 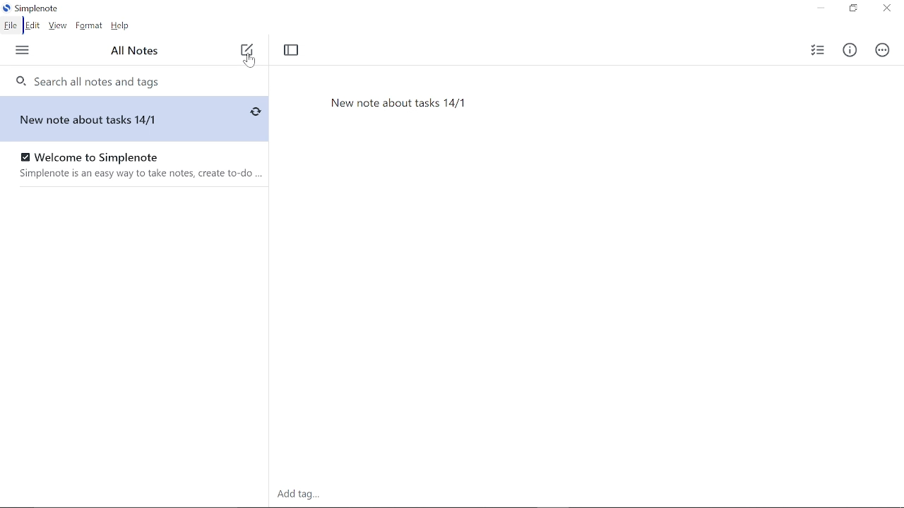 I want to click on Minimize, so click(x=820, y=8).